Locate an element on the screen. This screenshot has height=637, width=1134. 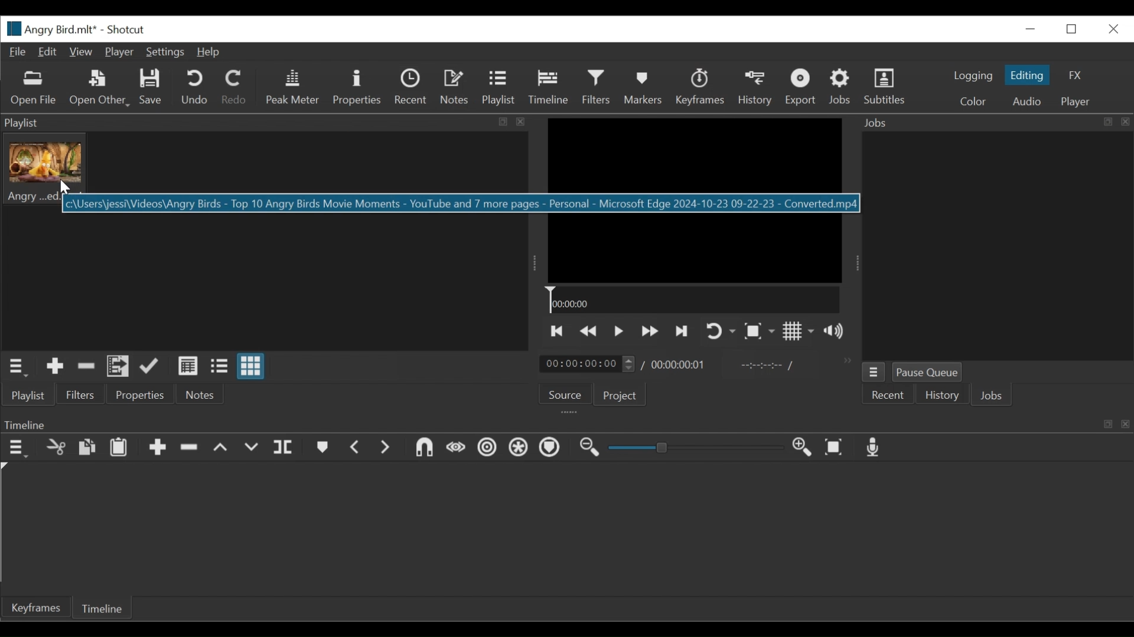
Toggle player on looping is located at coordinates (720, 332).